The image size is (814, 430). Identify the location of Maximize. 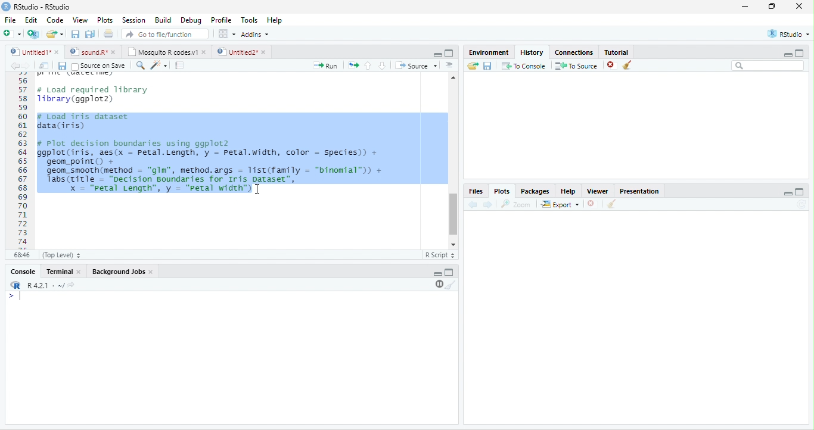
(799, 192).